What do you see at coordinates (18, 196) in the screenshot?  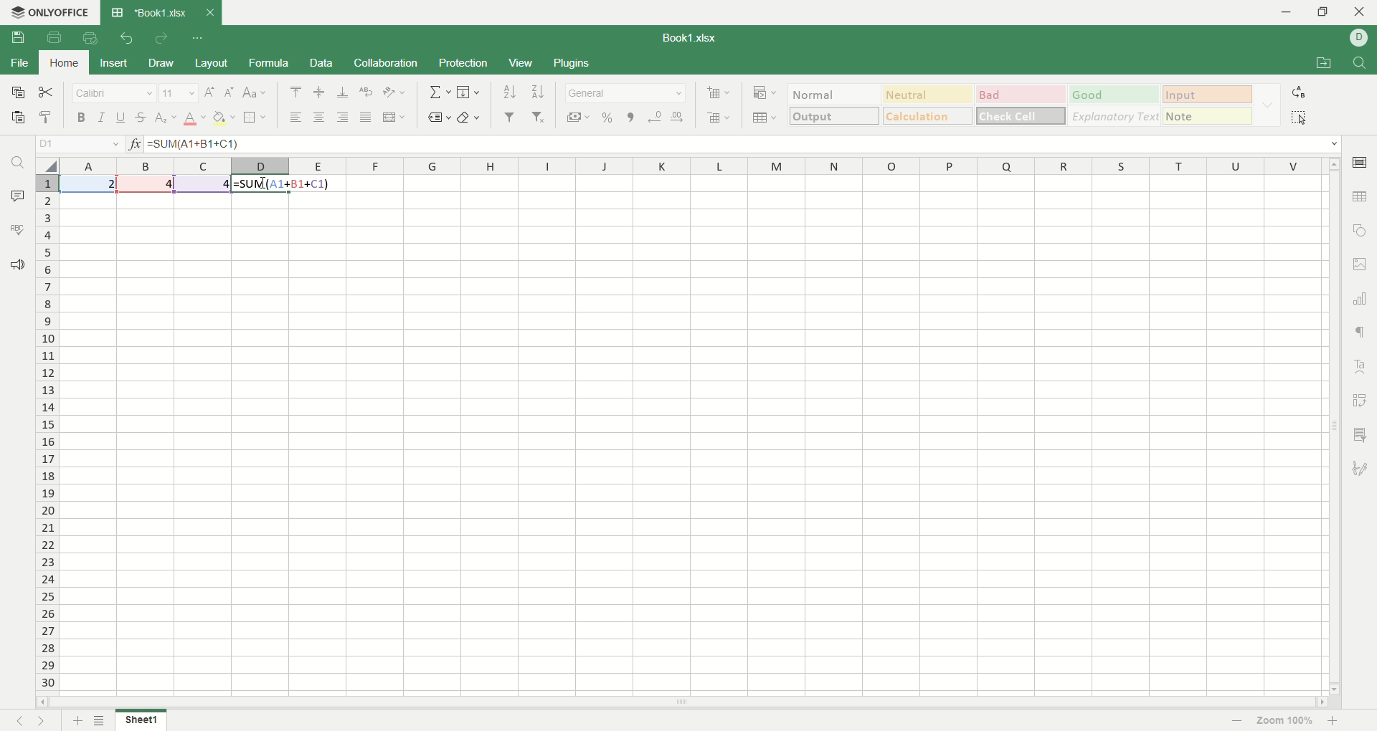 I see `comment` at bounding box center [18, 196].